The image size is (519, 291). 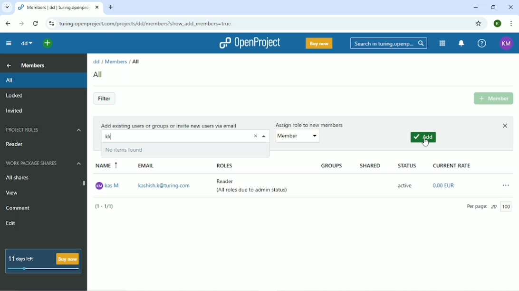 I want to click on remove text, so click(x=254, y=136).